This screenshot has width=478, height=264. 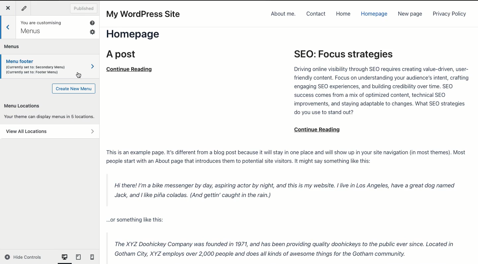 What do you see at coordinates (64, 258) in the screenshot?
I see `computer View` at bounding box center [64, 258].